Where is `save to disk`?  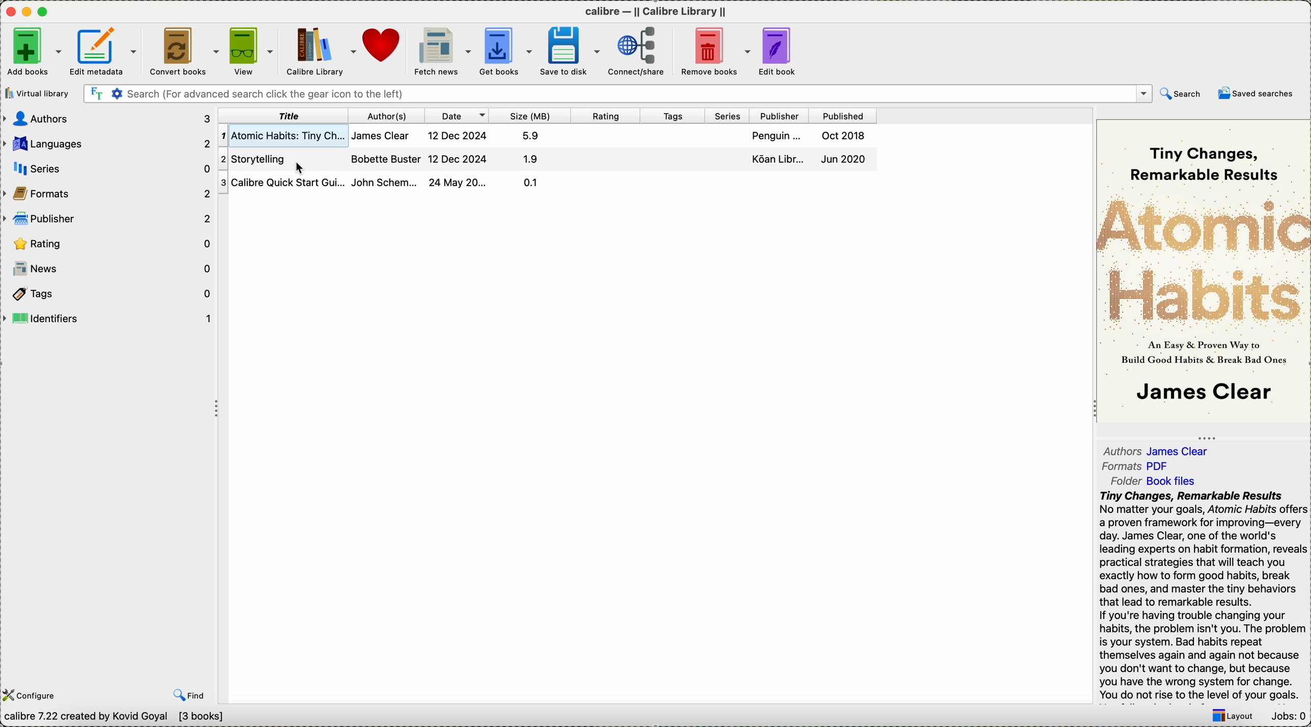 save to disk is located at coordinates (570, 52).